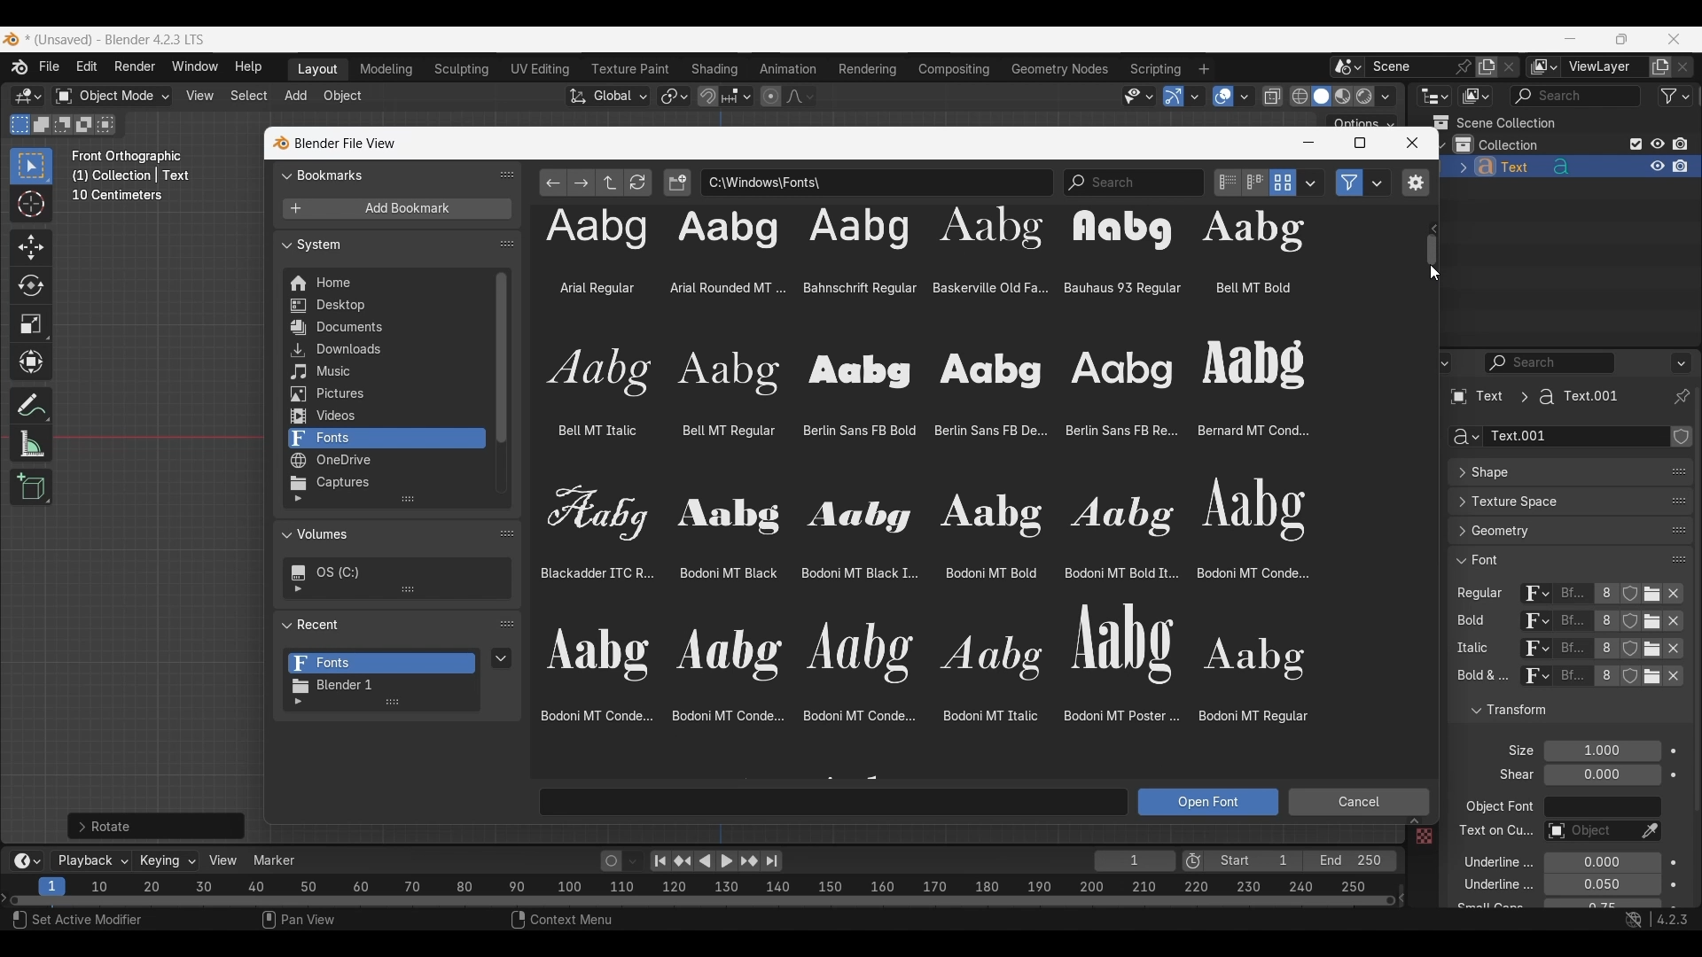 This screenshot has width=1702, height=957. I want to click on Name, so click(1575, 437).